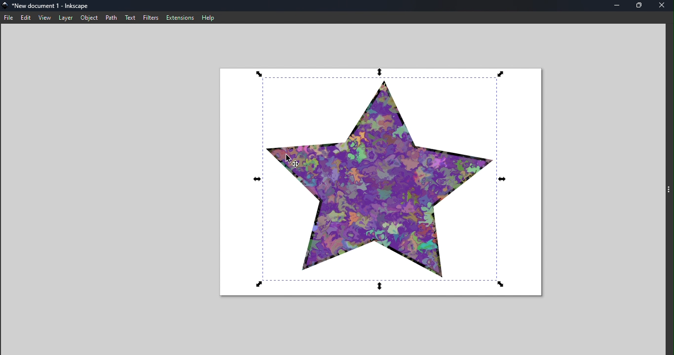 The image size is (674, 355). I want to click on Help, so click(210, 17).